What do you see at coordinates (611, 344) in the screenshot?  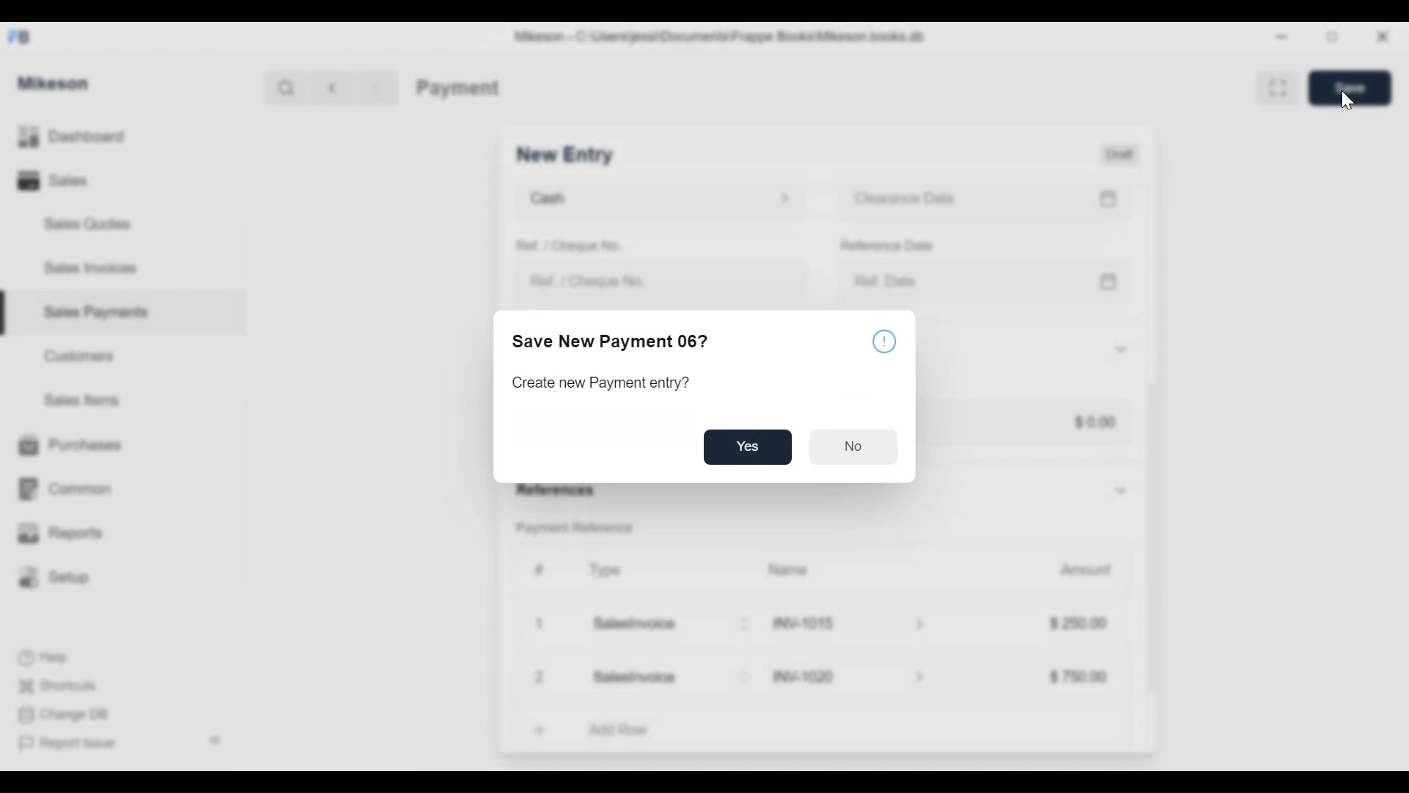 I see `Save New Payment 06?` at bounding box center [611, 344].